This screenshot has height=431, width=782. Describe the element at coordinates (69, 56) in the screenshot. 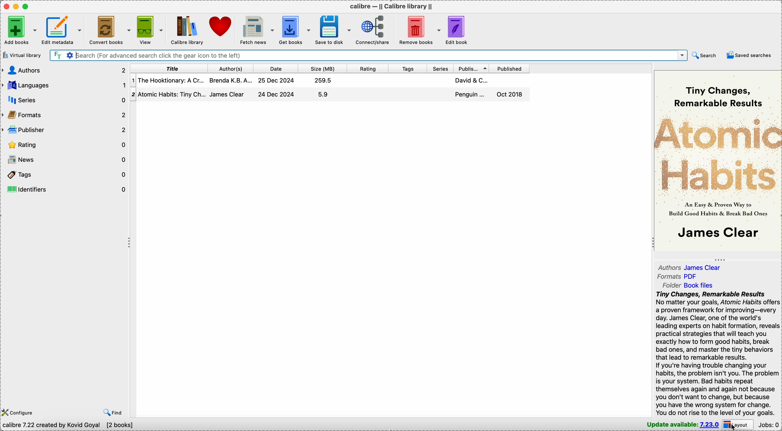

I see `advanced search` at that location.